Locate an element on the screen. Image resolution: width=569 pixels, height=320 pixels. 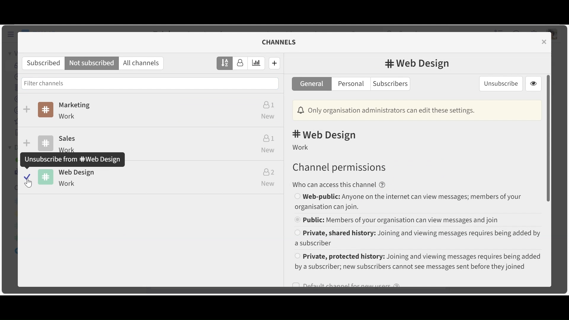
#Channel is located at coordinates (417, 63).